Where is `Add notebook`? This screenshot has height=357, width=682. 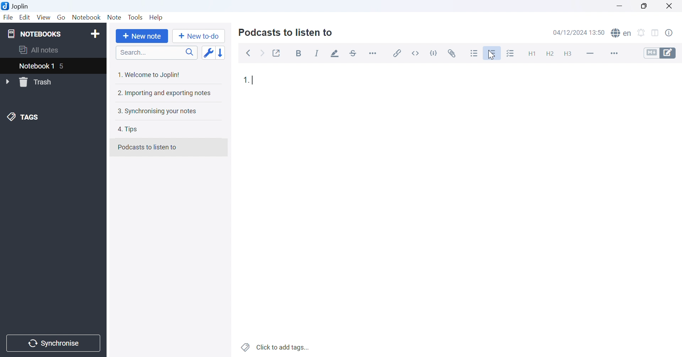 Add notebook is located at coordinates (95, 35).